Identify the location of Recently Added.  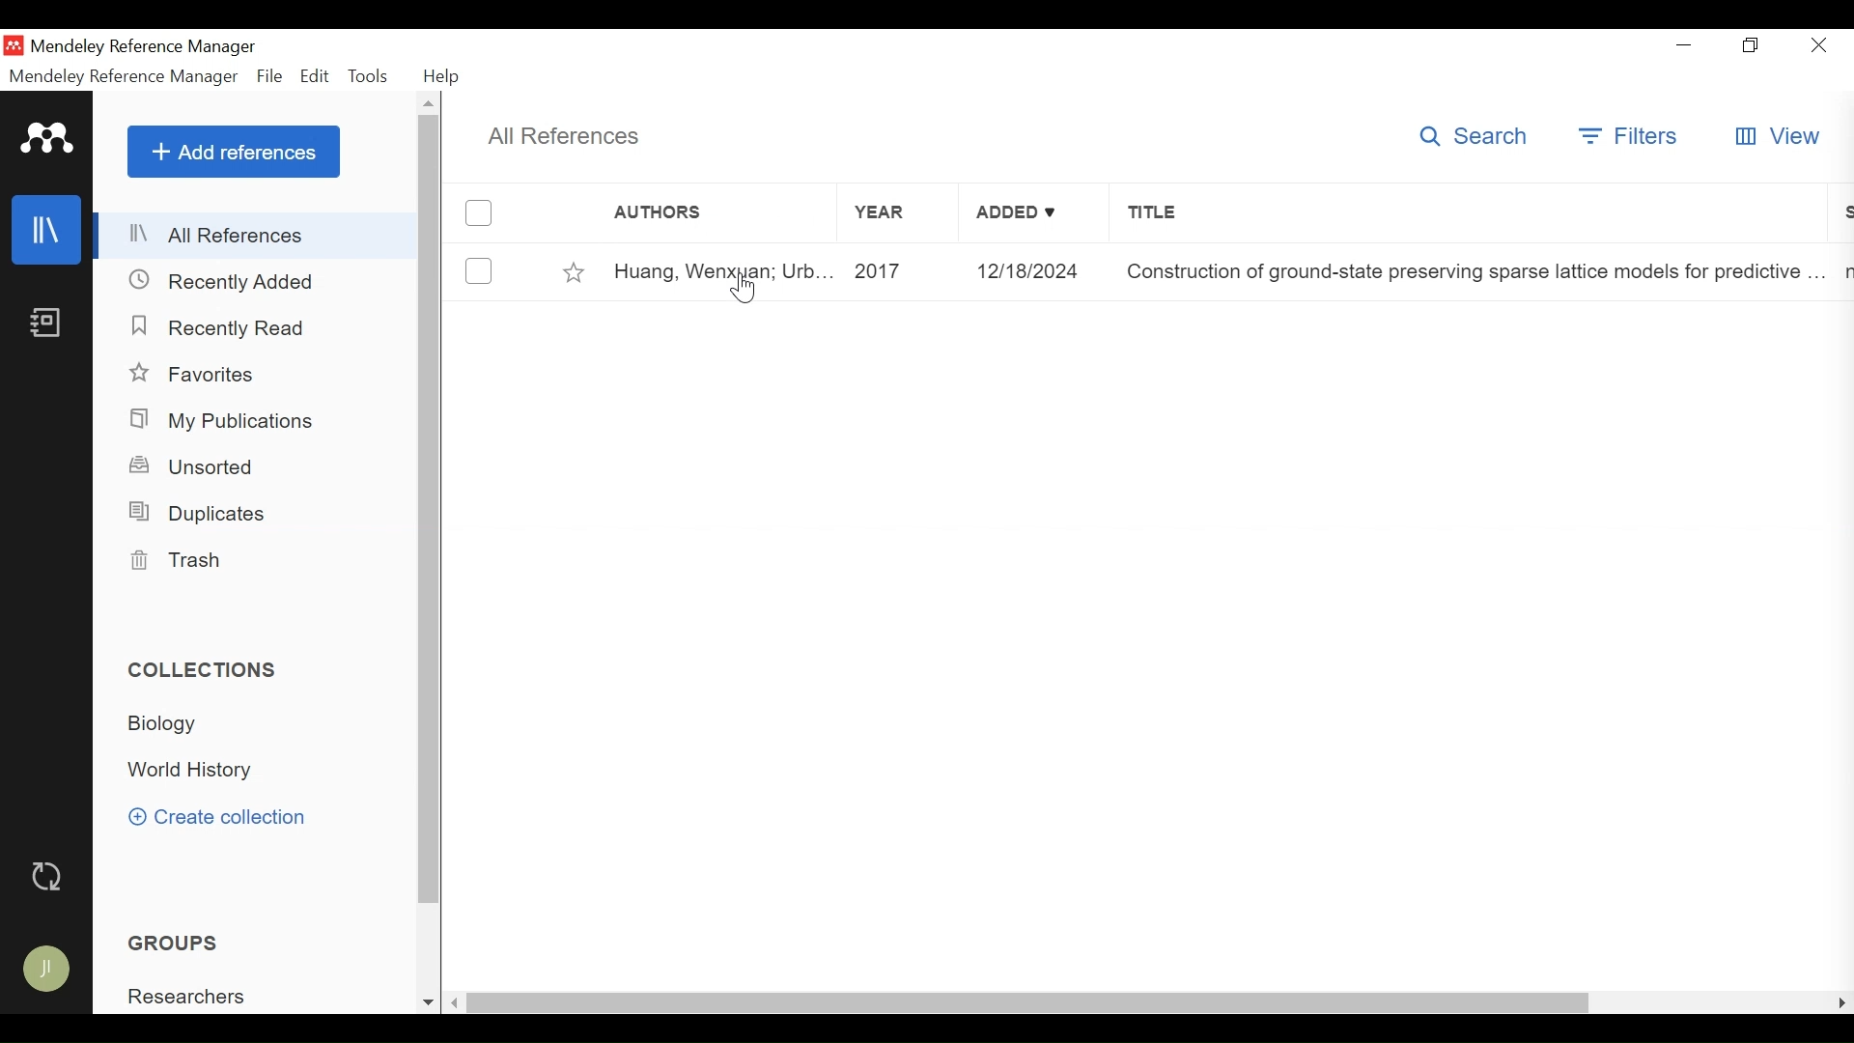
(227, 282).